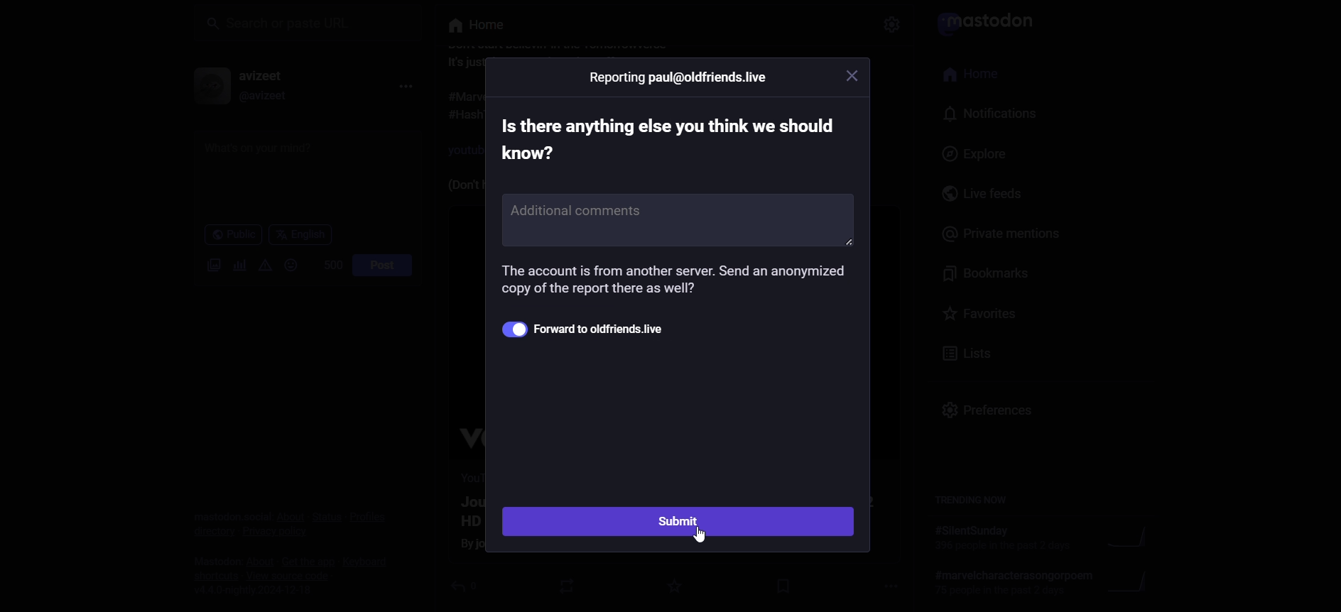 The height and width of the screenshot is (612, 1341). I want to click on bookmarks, so click(994, 273).